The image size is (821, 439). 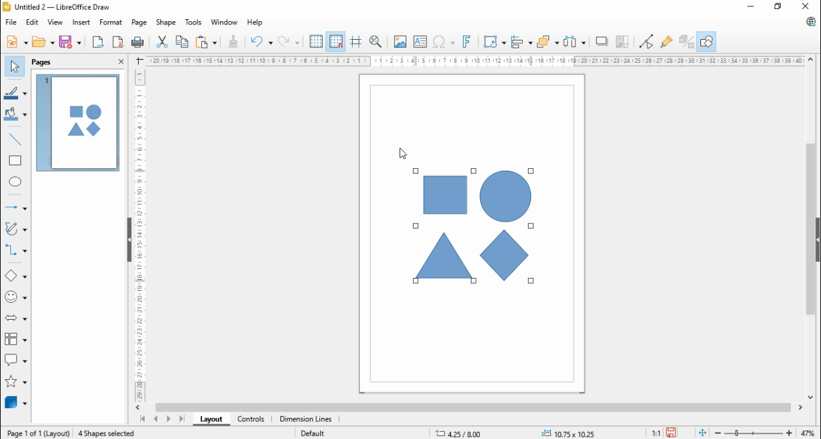 I want to click on shadow, so click(x=600, y=41).